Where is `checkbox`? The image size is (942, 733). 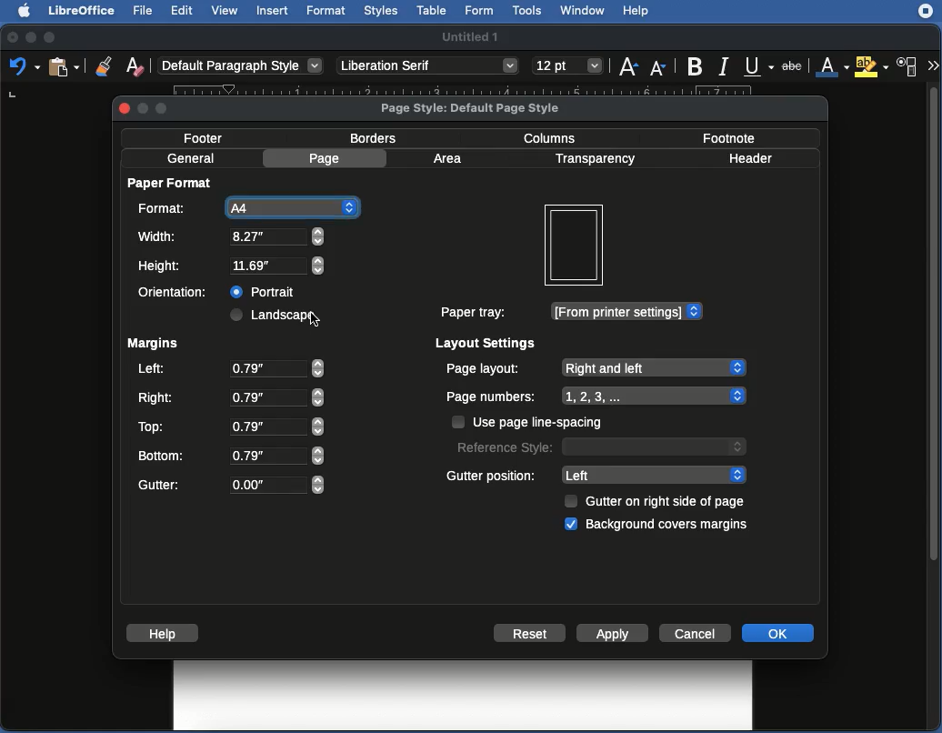 checkbox is located at coordinates (571, 501).